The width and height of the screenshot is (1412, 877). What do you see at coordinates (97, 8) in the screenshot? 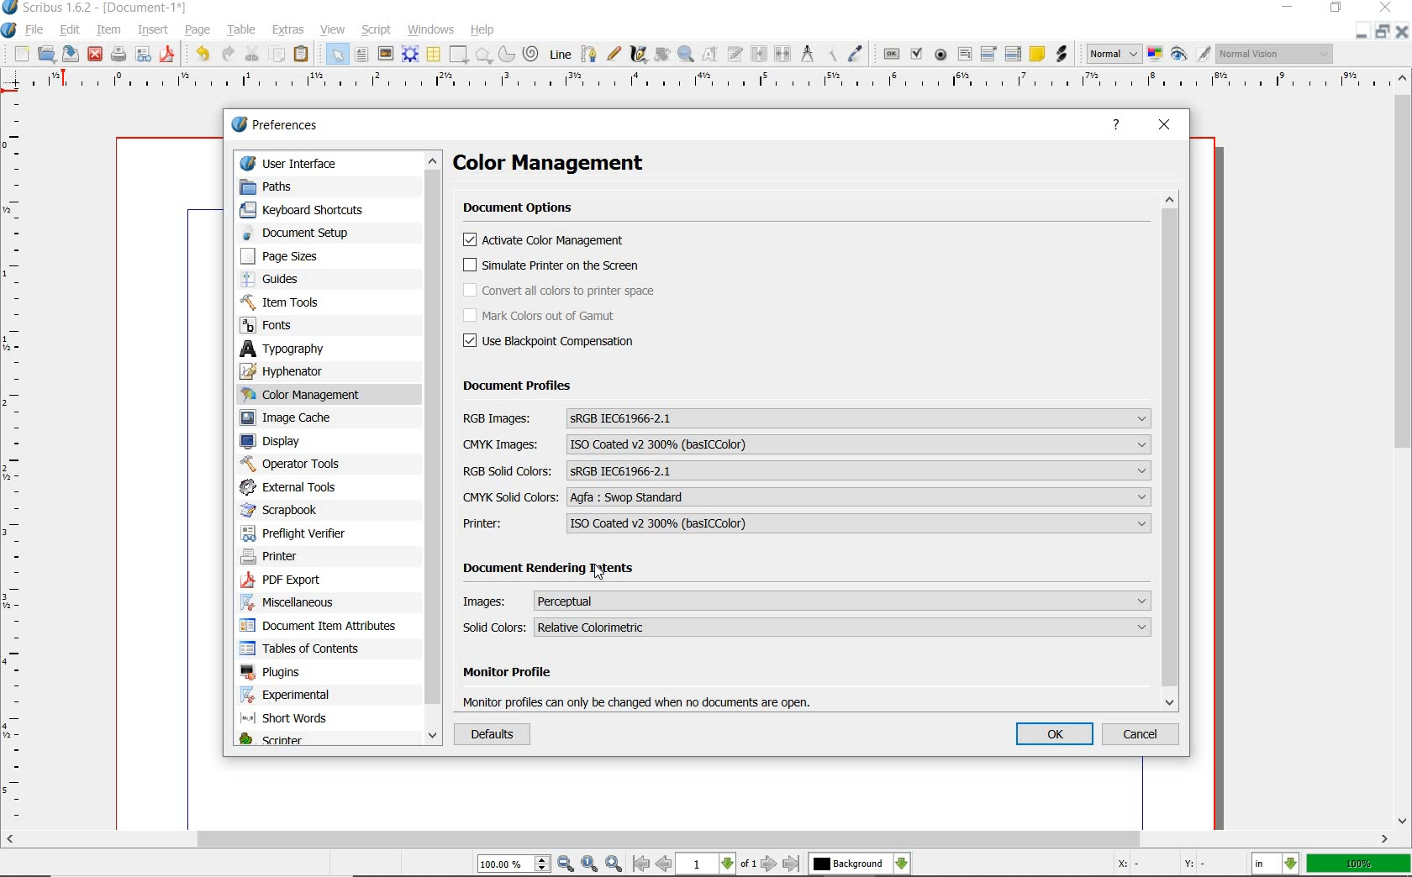
I see `scribus 1.6.2 - [document-1*]` at bounding box center [97, 8].